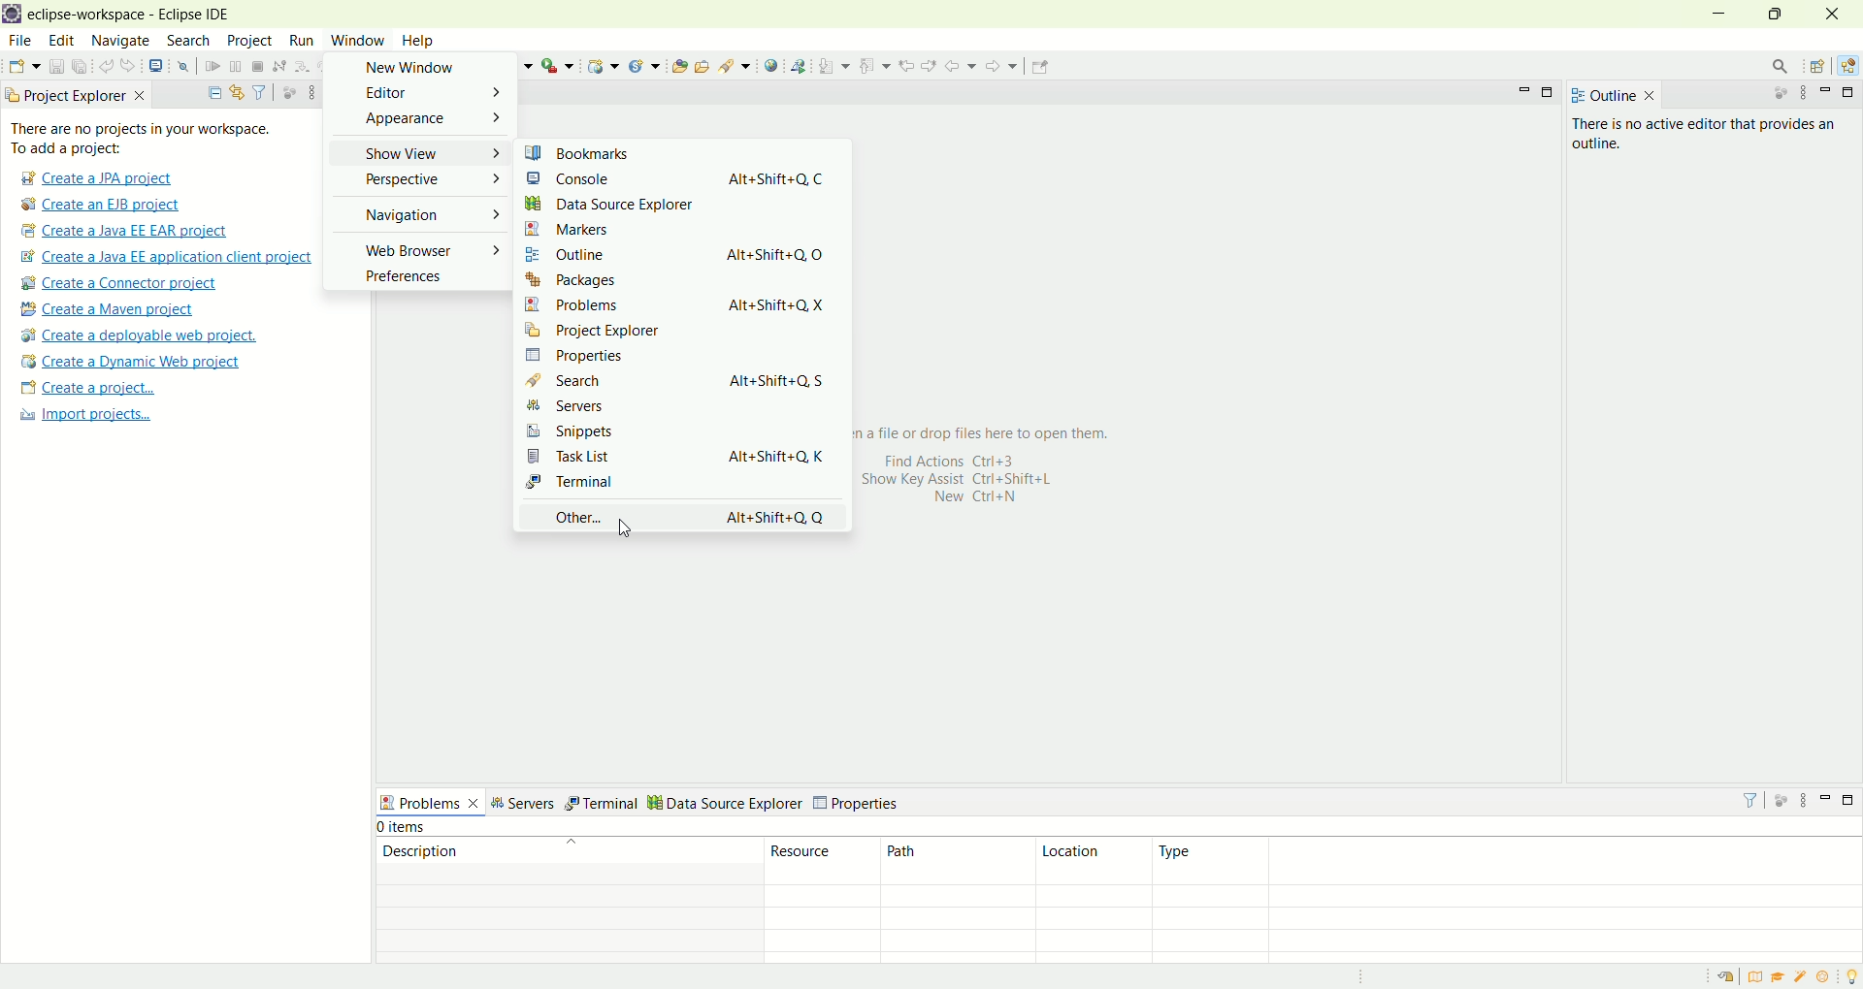 The image size is (1863, 989). I want to click on undo, so click(105, 64).